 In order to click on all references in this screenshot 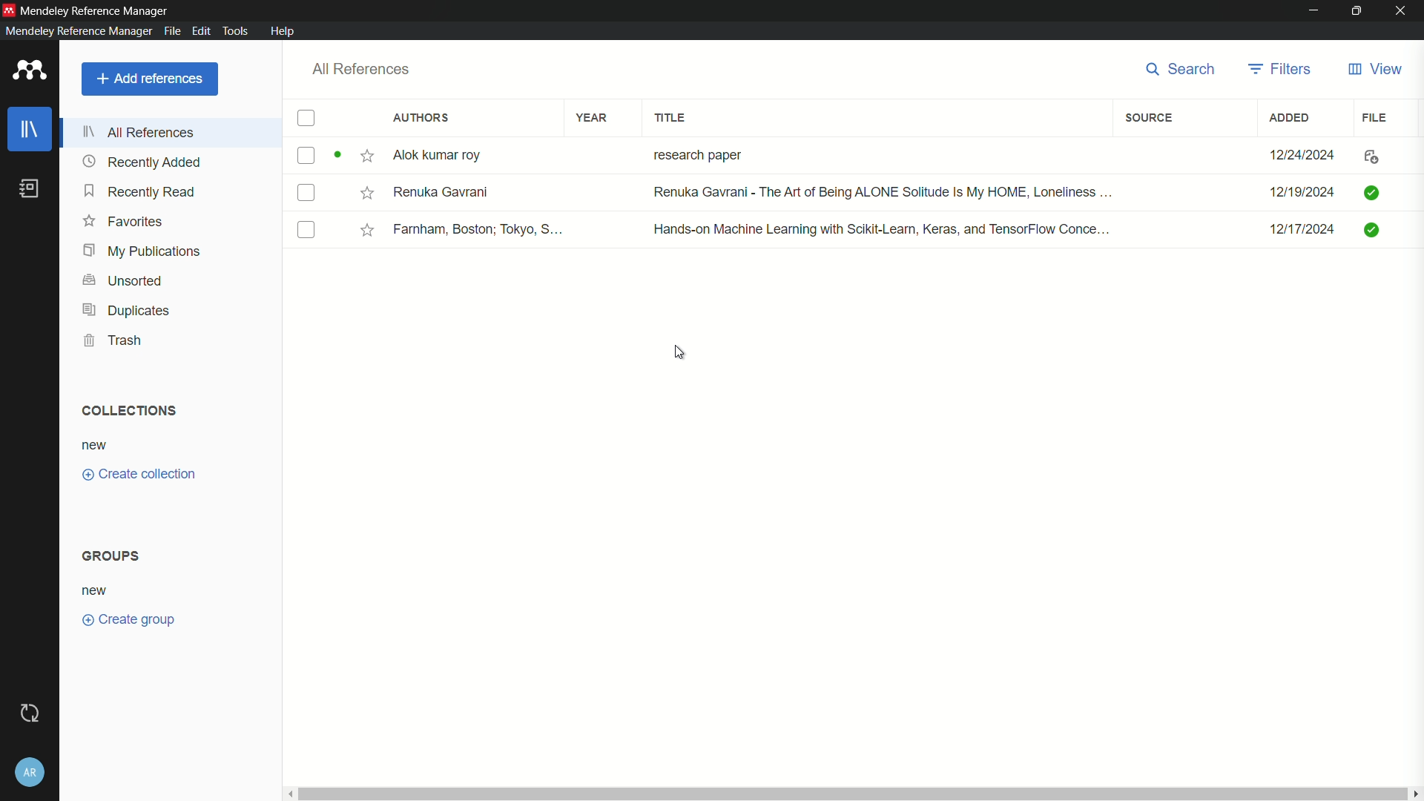, I will do `click(362, 69)`.